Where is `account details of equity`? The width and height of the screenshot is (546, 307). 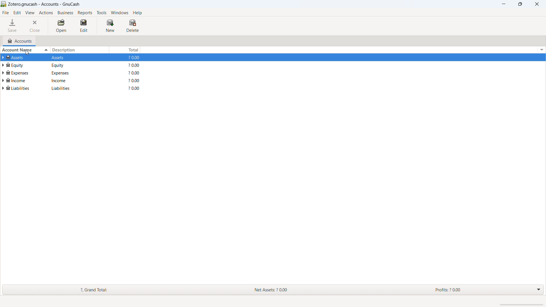 account details of equity is located at coordinates (77, 66).